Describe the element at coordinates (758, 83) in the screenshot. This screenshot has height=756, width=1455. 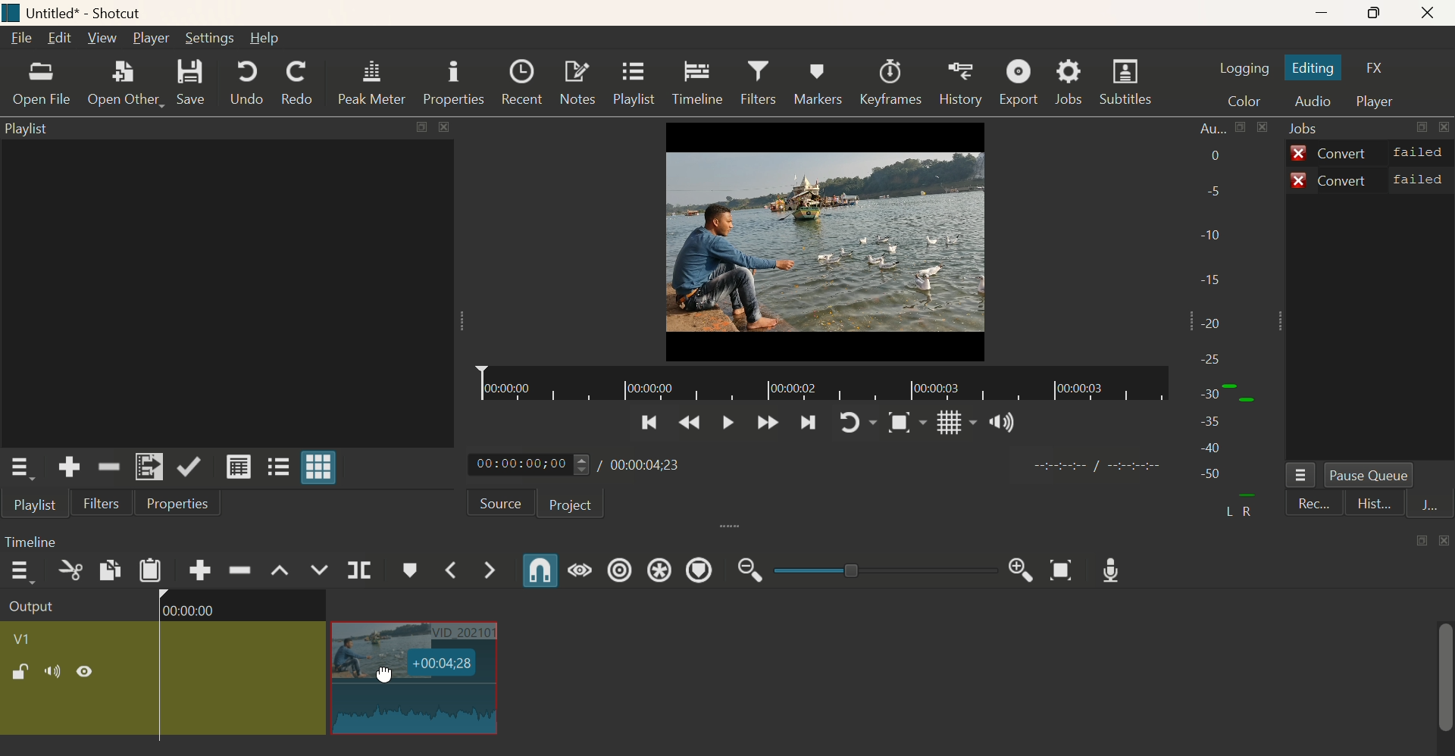
I see `Filters` at that location.